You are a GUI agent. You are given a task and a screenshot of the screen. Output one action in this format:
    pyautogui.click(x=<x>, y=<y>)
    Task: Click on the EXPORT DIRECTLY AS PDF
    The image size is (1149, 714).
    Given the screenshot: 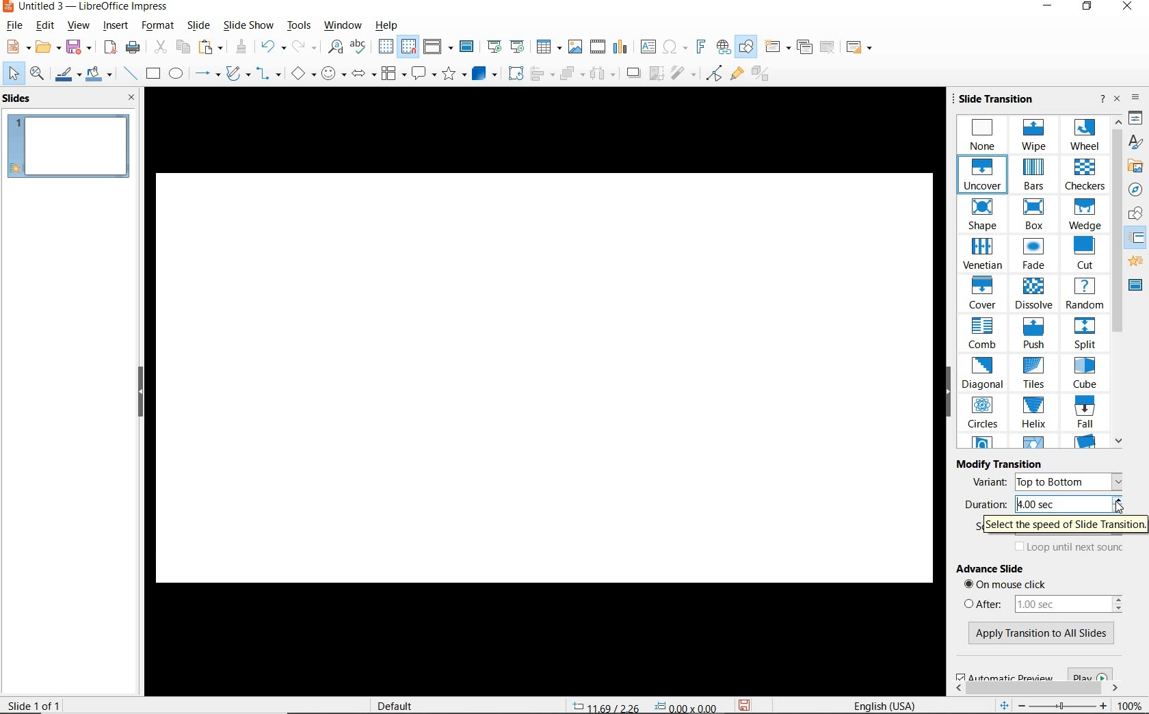 What is the action you would take?
    pyautogui.click(x=111, y=46)
    